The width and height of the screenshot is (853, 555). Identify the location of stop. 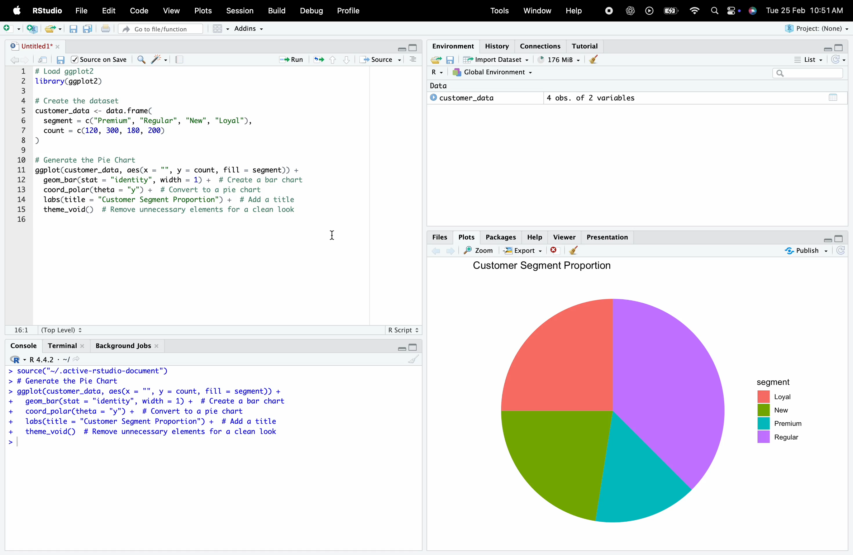
(609, 10).